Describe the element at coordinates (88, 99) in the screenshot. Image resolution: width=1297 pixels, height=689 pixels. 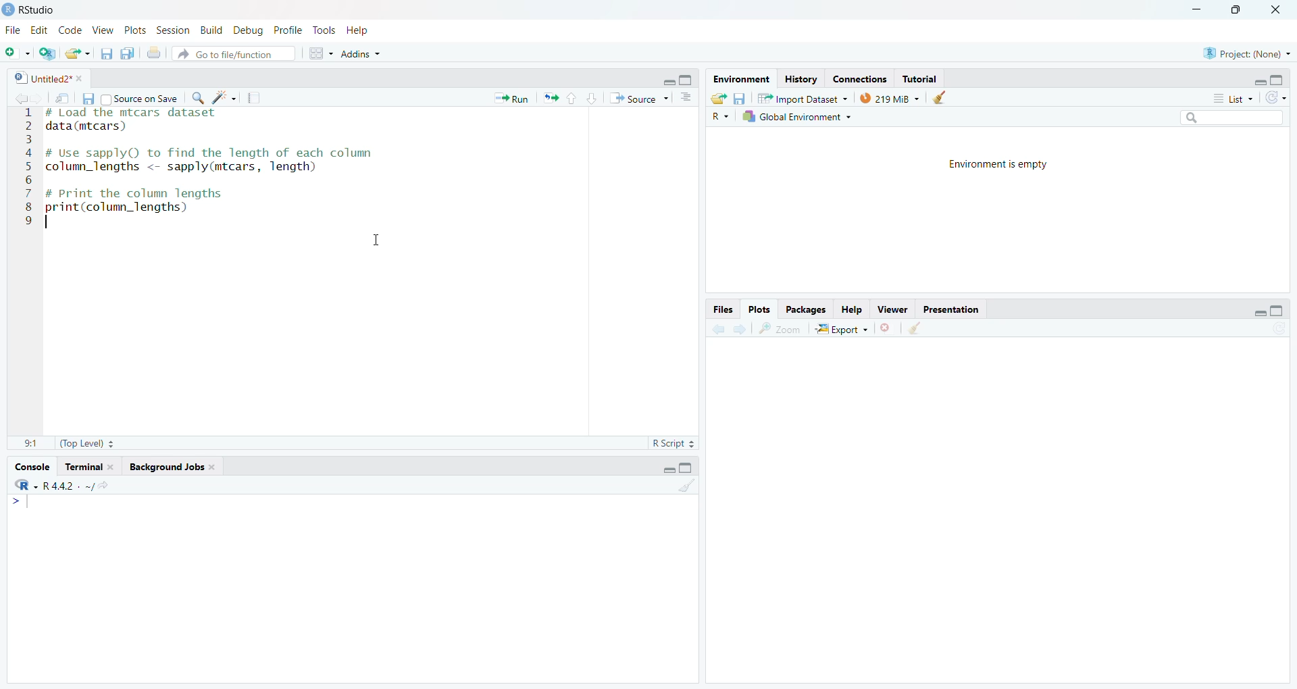
I see `Save` at that location.